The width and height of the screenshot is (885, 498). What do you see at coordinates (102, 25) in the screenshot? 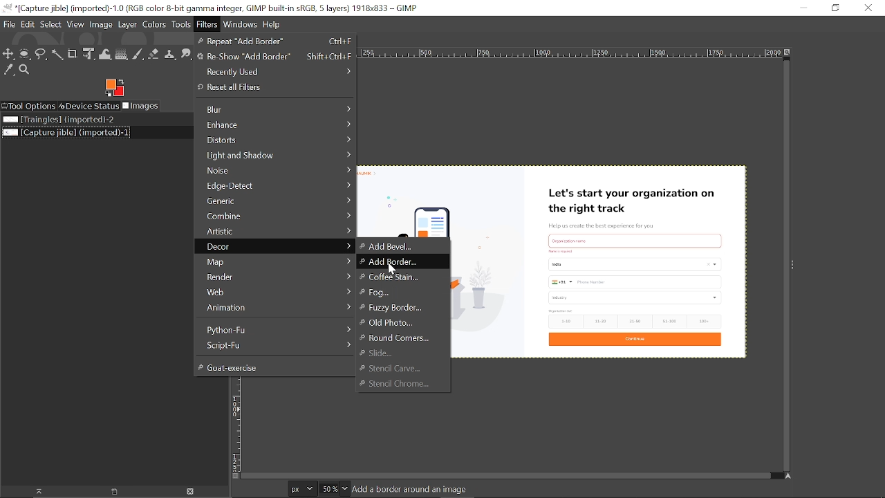
I see `Image` at bounding box center [102, 25].